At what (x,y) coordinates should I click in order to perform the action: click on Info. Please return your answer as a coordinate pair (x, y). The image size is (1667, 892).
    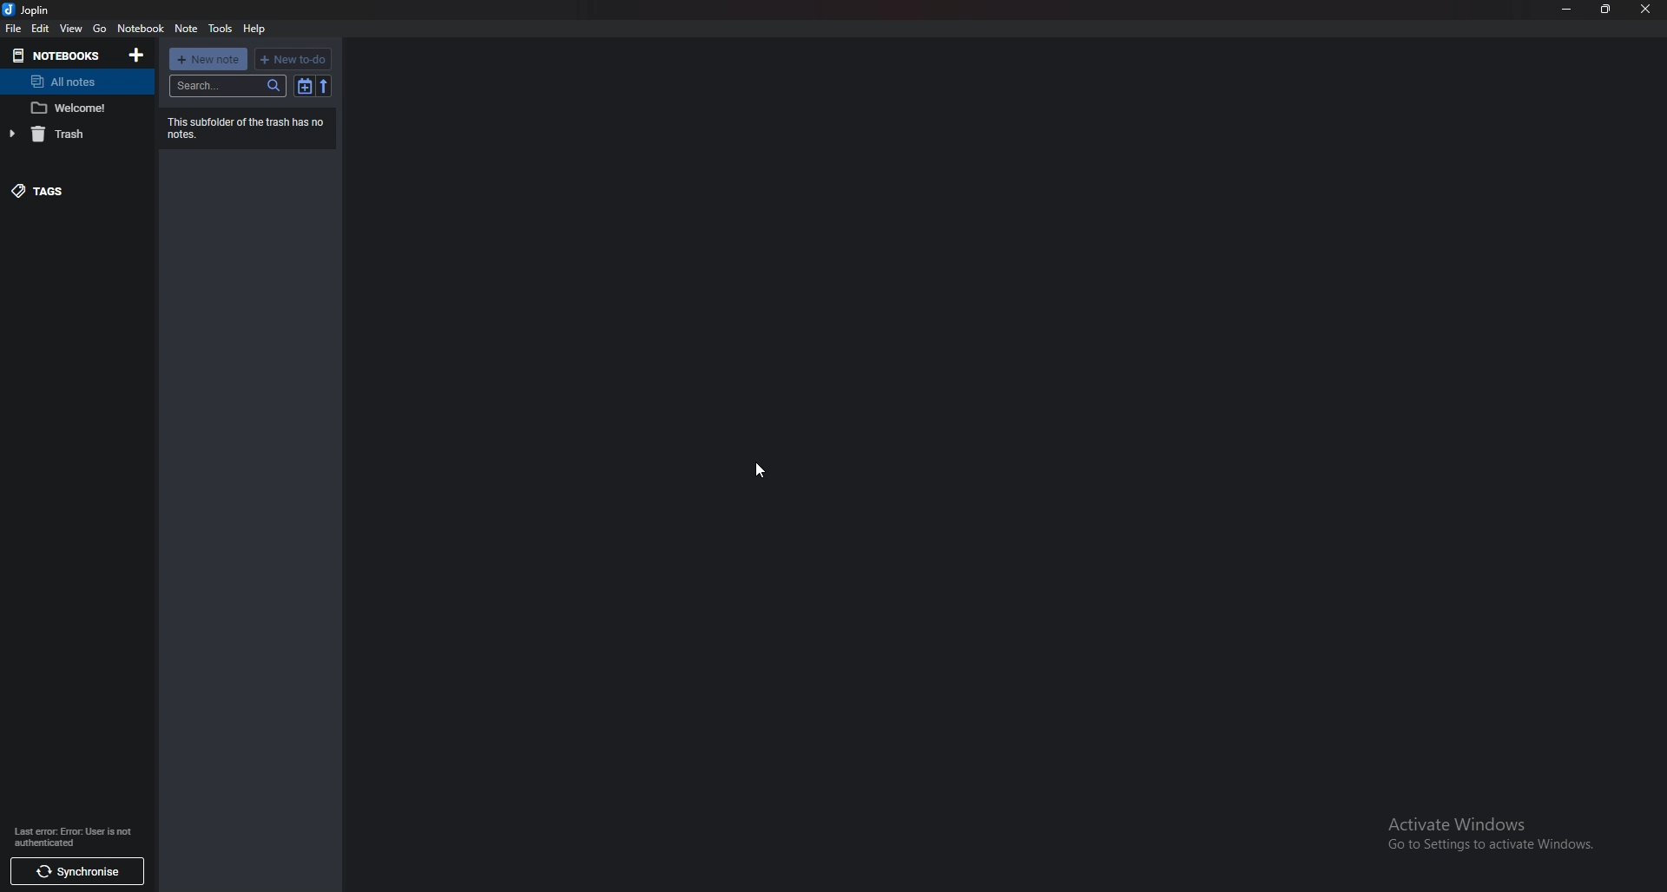
    Looking at the image, I should click on (247, 127).